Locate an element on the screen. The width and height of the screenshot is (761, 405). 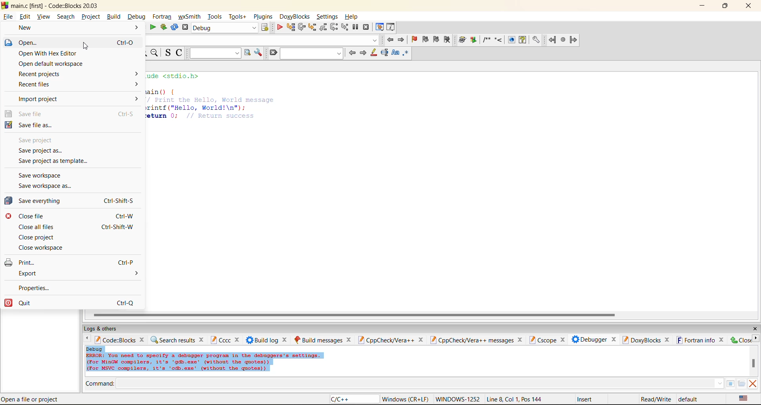
int main(){ is located at coordinates (166, 91).